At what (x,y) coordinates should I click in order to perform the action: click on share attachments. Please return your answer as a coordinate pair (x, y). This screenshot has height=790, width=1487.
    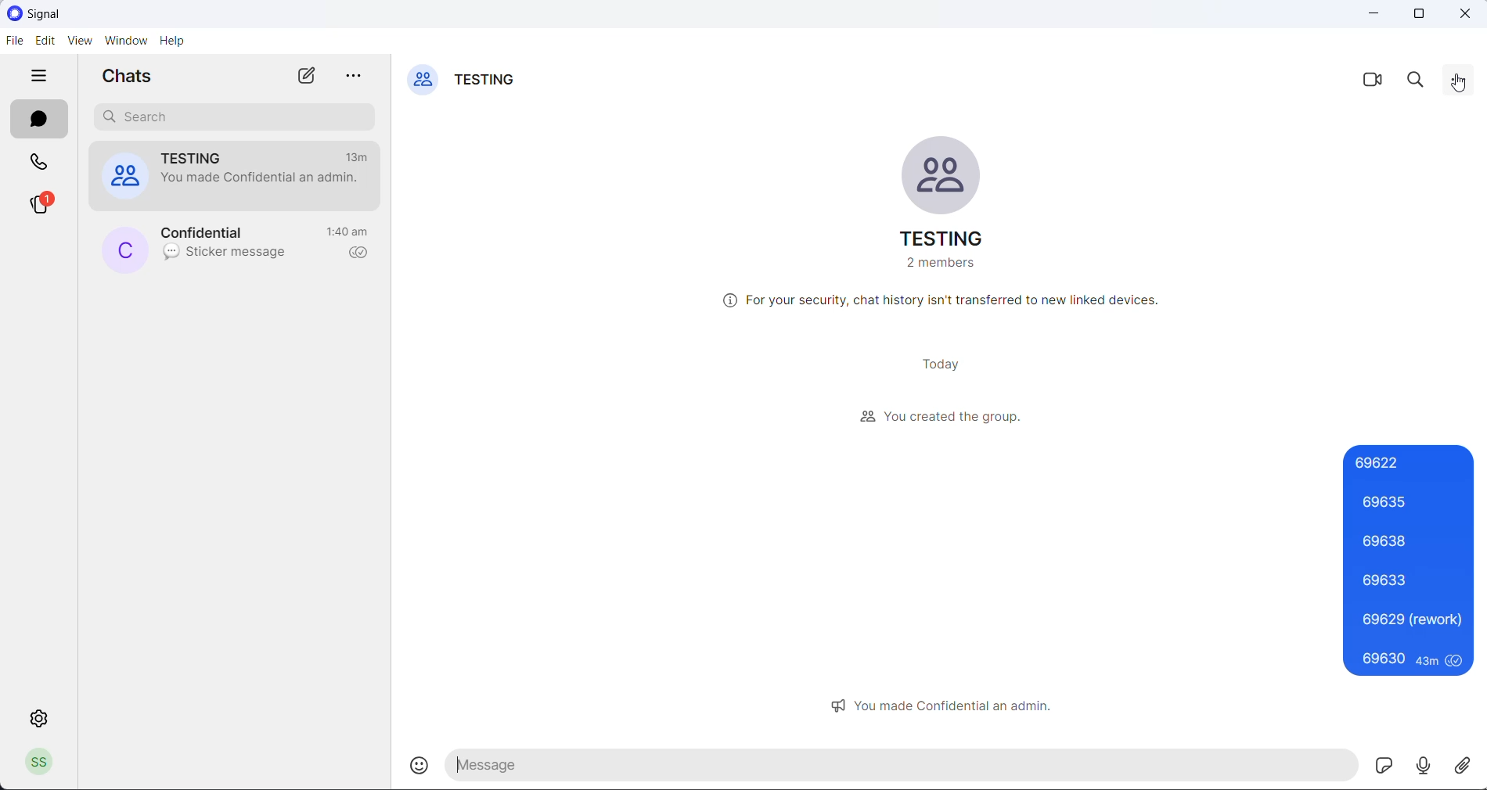
    Looking at the image, I should click on (1468, 763).